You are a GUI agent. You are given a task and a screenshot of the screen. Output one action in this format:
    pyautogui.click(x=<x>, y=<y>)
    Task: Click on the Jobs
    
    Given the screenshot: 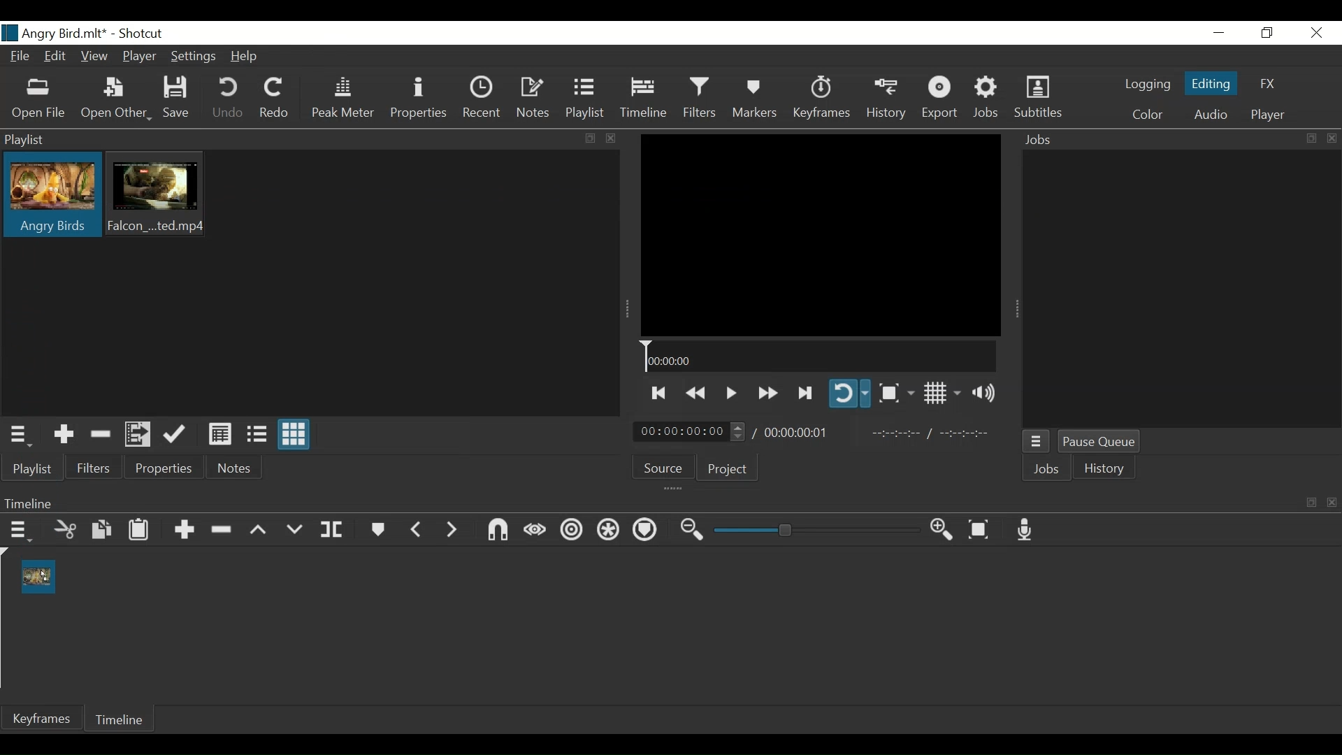 What is the action you would take?
    pyautogui.click(x=1046, y=468)
    